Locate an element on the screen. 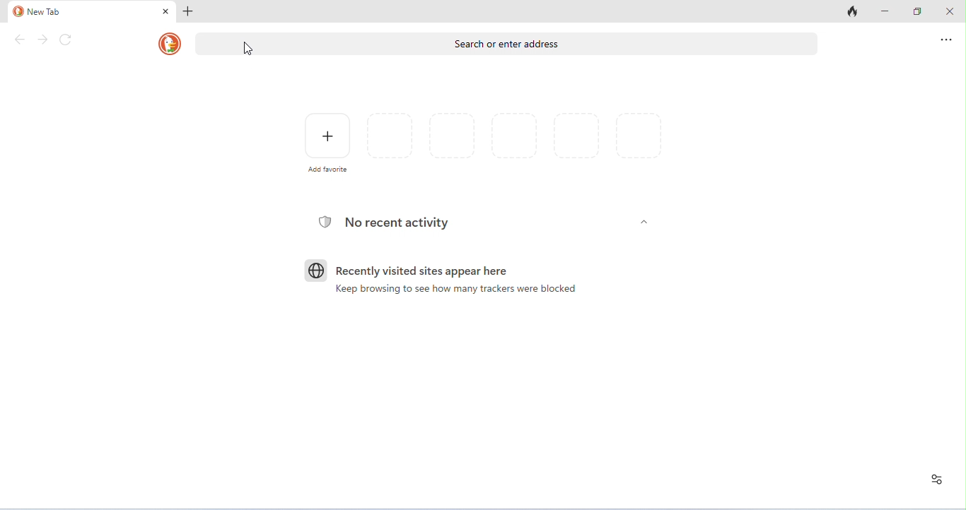 The width and height of the screenshot is (966, 510). Add favorite is located at coordinates (328, 169).